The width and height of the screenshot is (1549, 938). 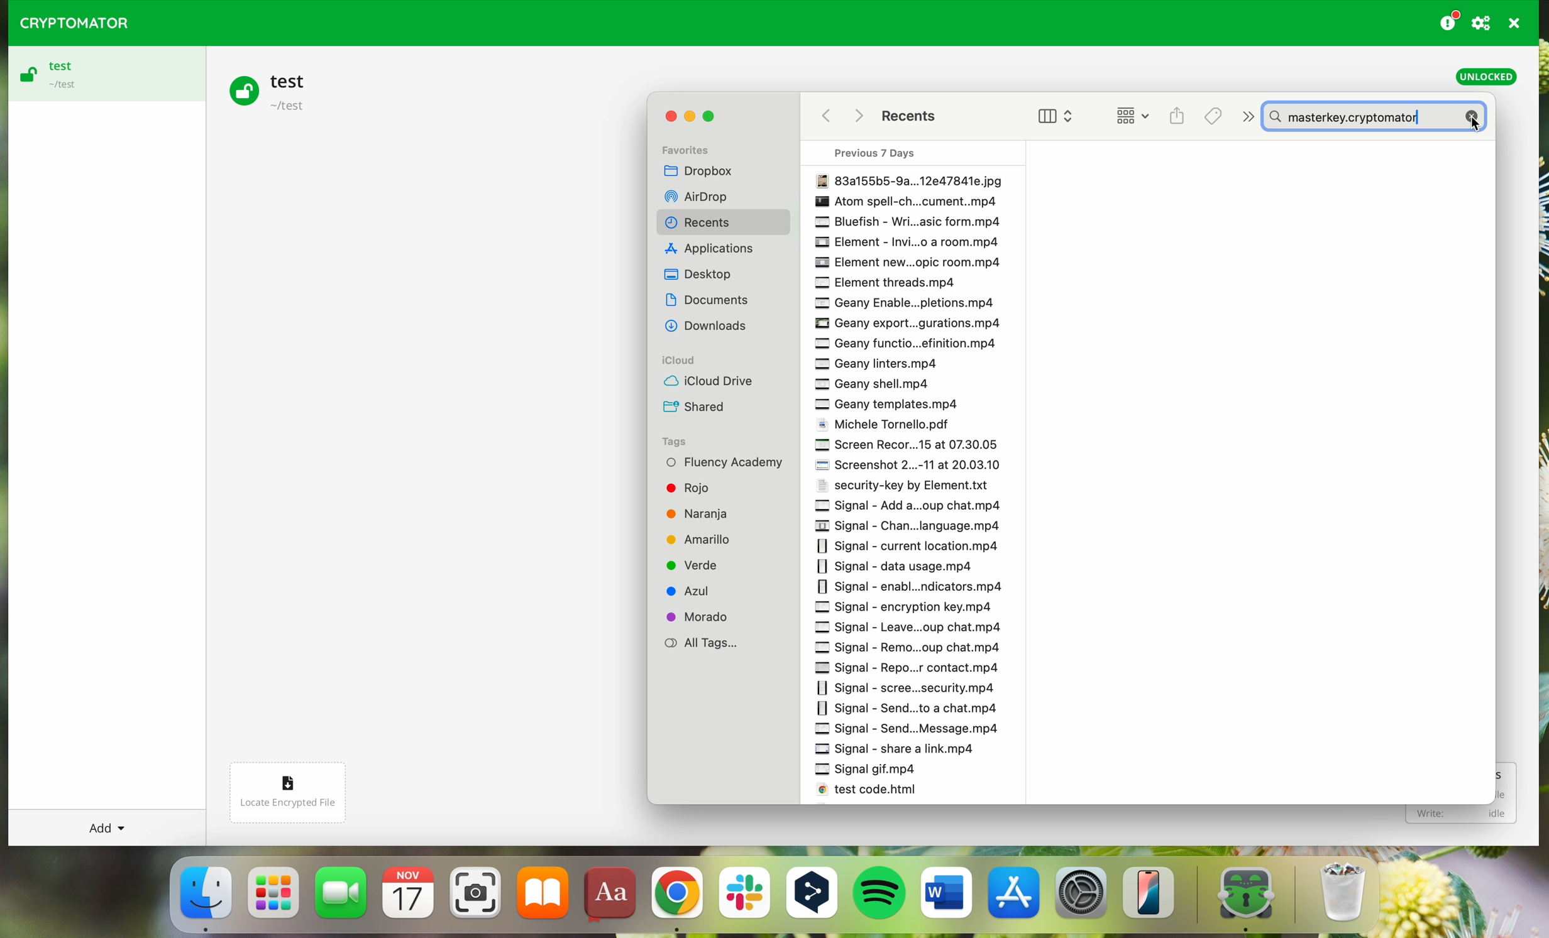 What do you see at coordinates (104, 827) in the screenshot?
I see `add button` at bounding box center [104, 827].